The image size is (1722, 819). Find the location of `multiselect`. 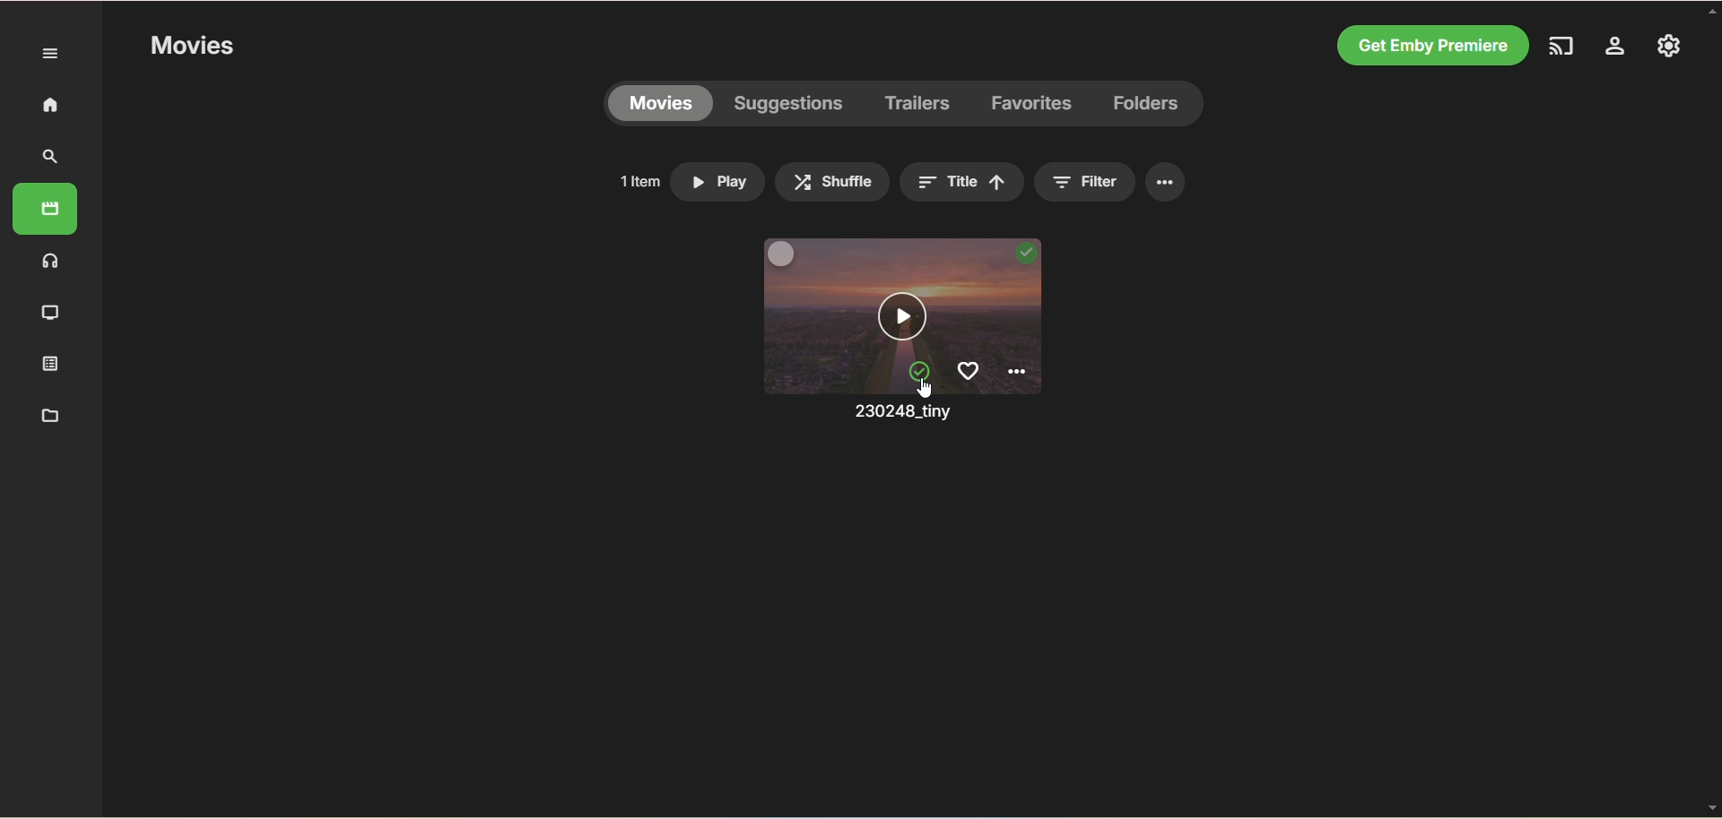

multiselect is located at coordinates (781, 256).